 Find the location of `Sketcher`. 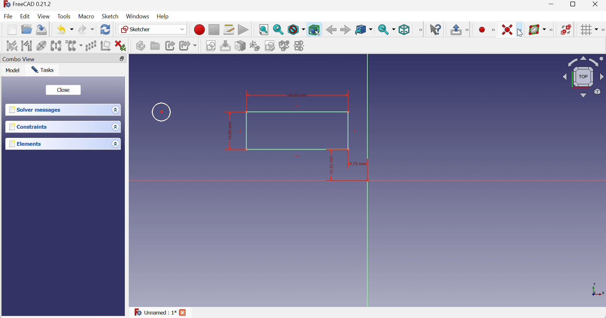

Sketcher is located at coordinates (154, 30).